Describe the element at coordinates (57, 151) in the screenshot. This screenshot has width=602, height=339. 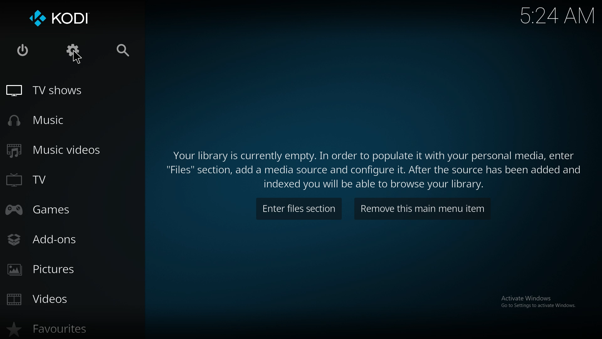
I see `music videos` at that location.